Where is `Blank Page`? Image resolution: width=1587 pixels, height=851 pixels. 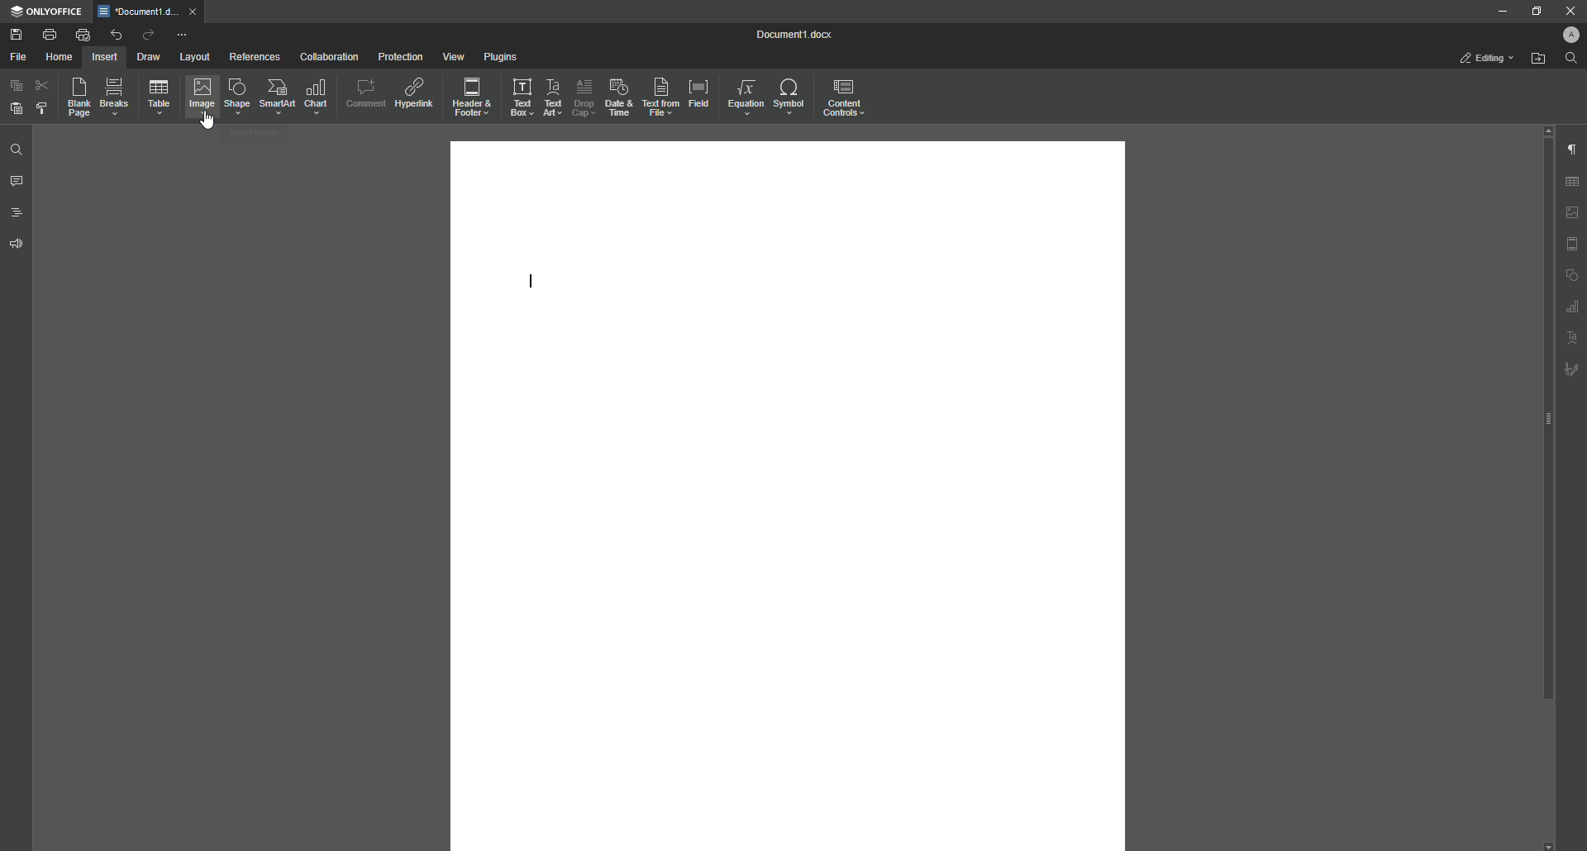
Blank Page is located at coordinates (80, 98).